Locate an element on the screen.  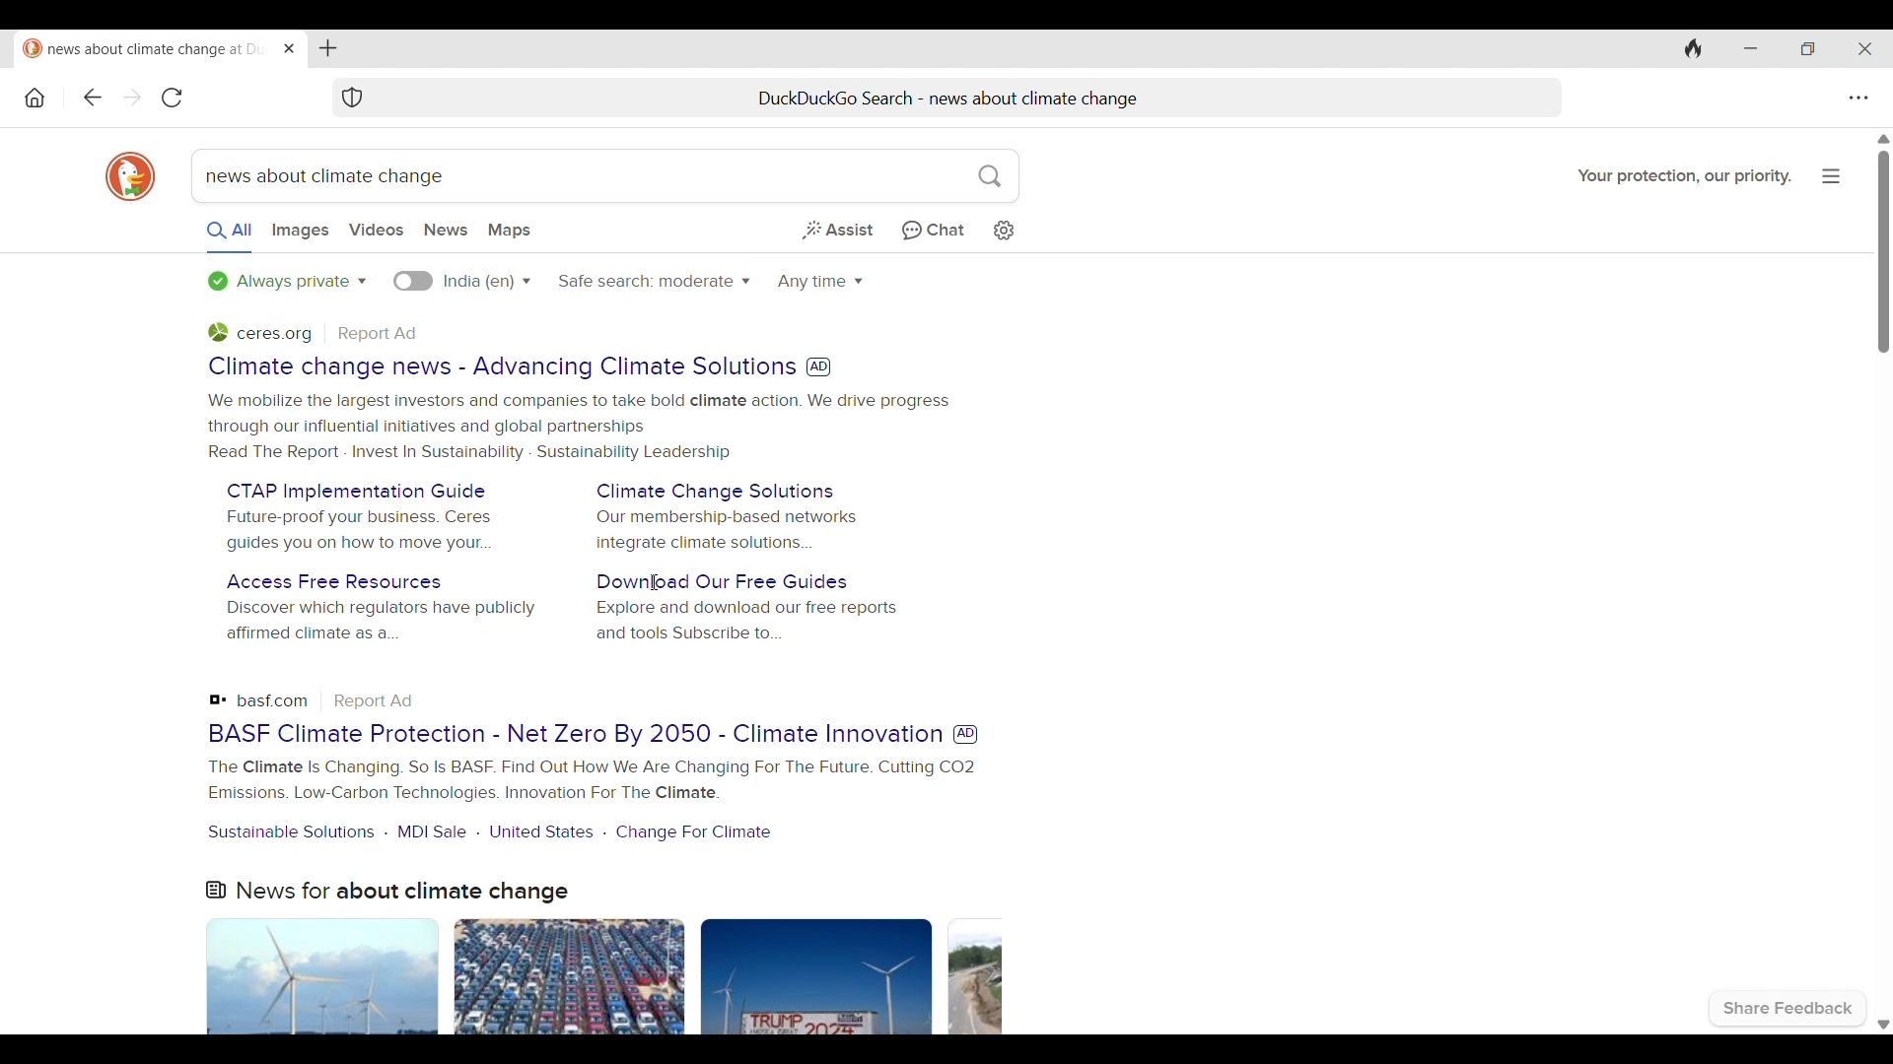
Scroll up is located at coordinates (1881, 137).